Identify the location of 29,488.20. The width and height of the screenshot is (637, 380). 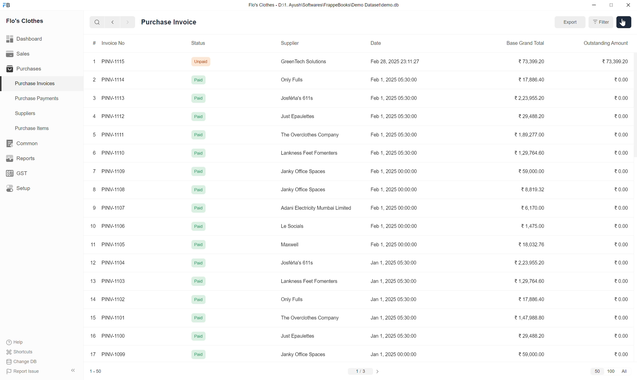
(528, 116).